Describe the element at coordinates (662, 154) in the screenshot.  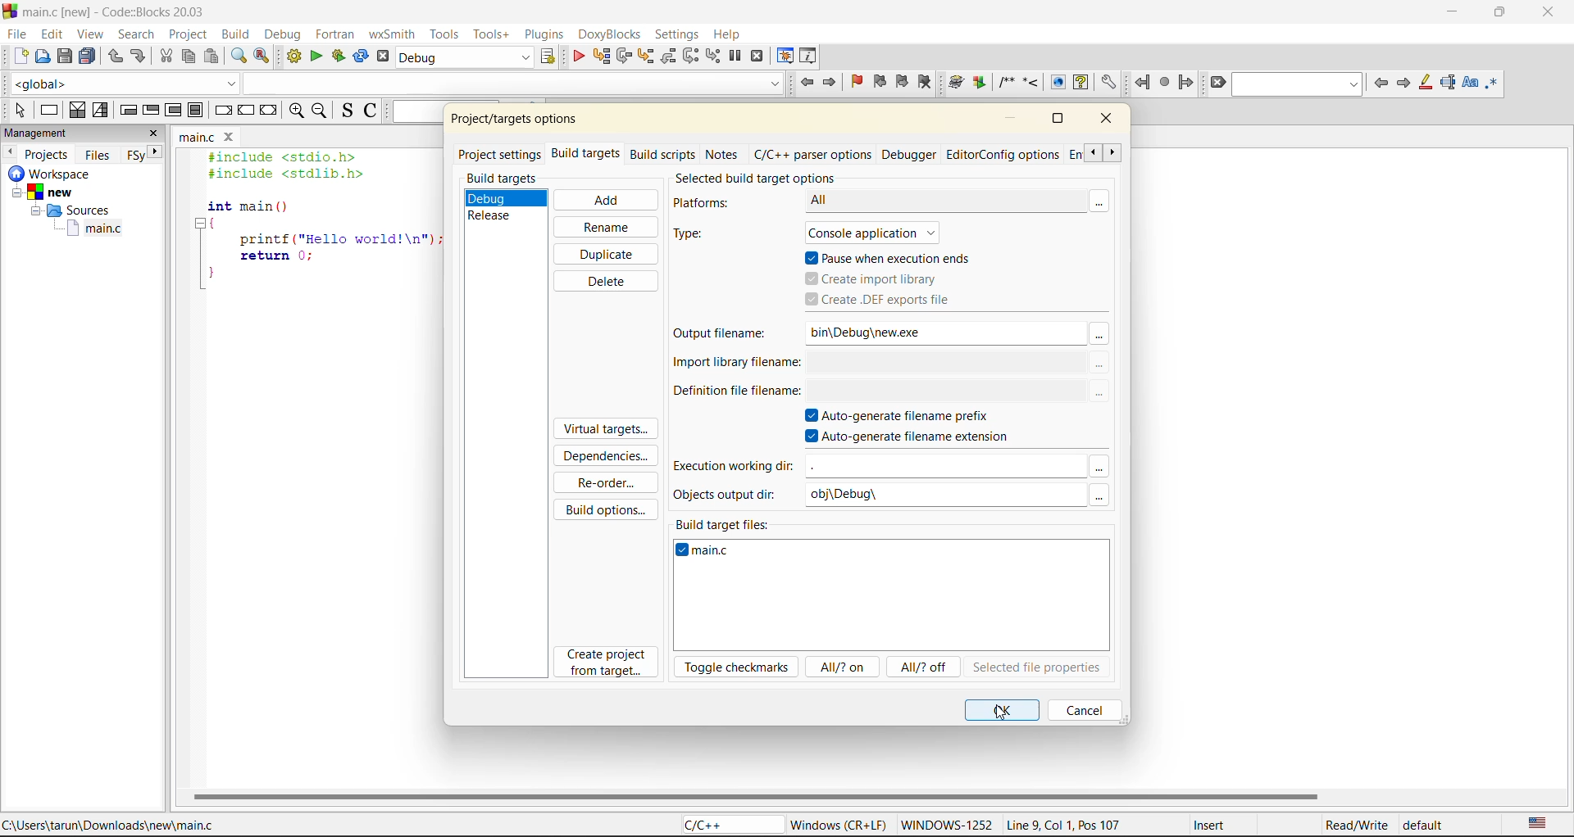
I see `build scripts` at that location.